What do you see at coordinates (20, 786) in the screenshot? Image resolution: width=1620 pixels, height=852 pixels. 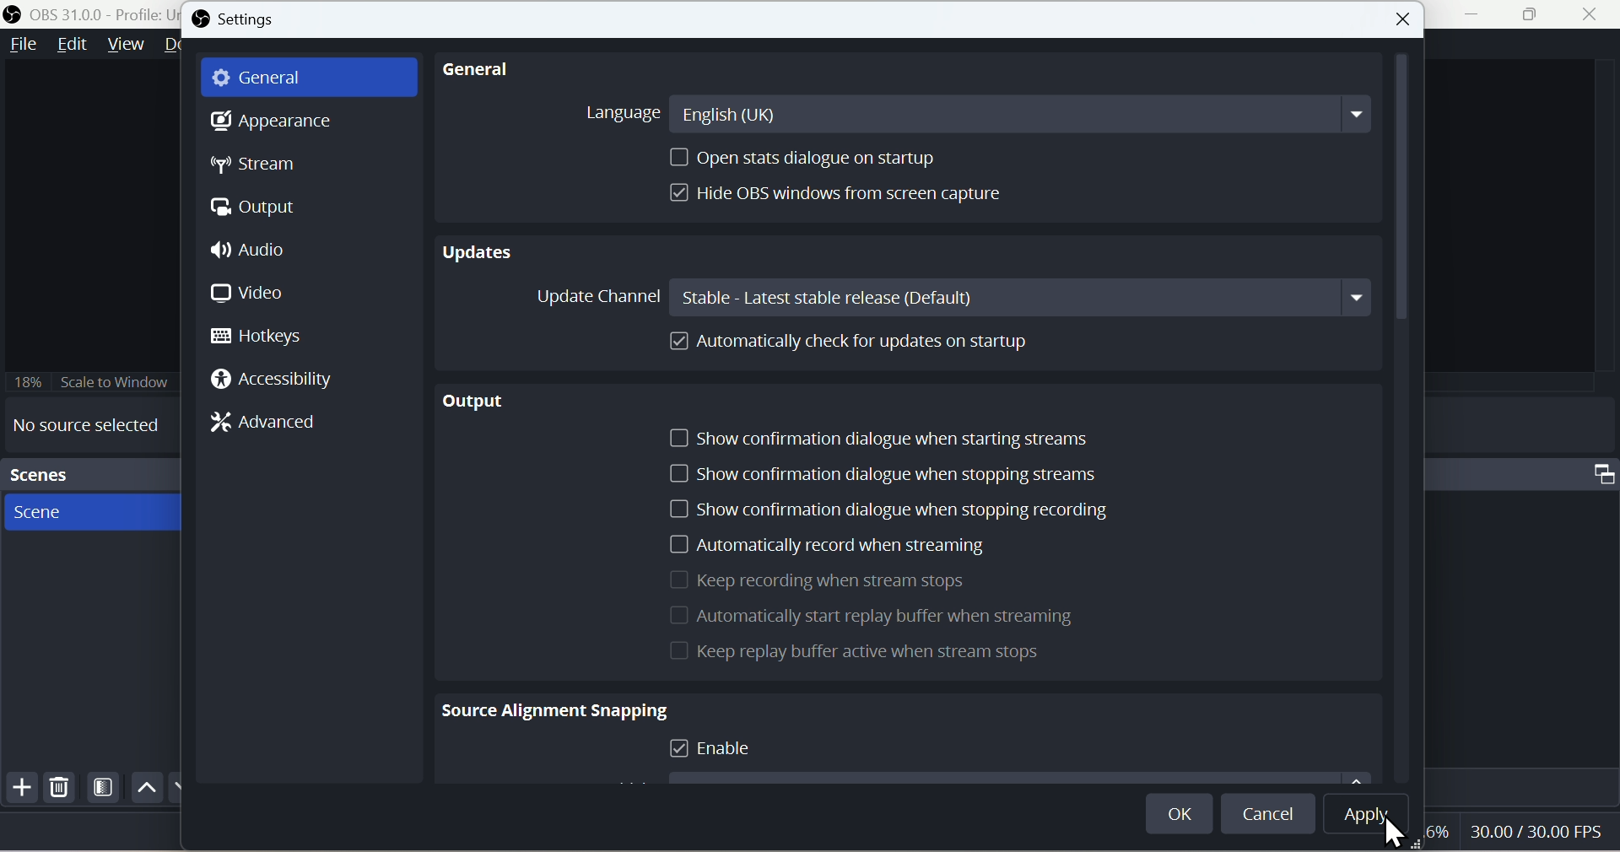 I see `Add file` at bounding box center [20, 786].